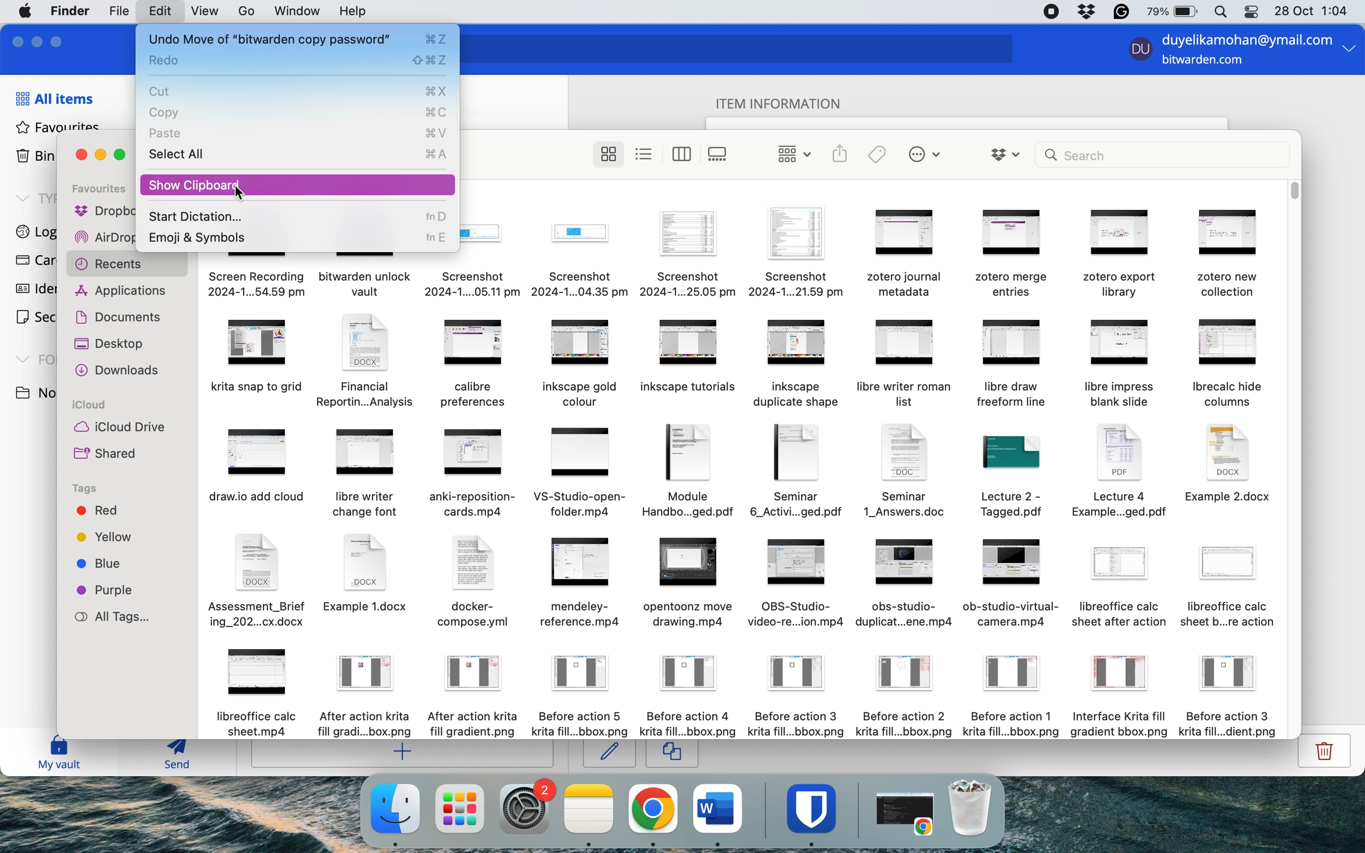  Describe the element at coordinates (119, 429) in the screenshot. I see `icloud drive` at that location.